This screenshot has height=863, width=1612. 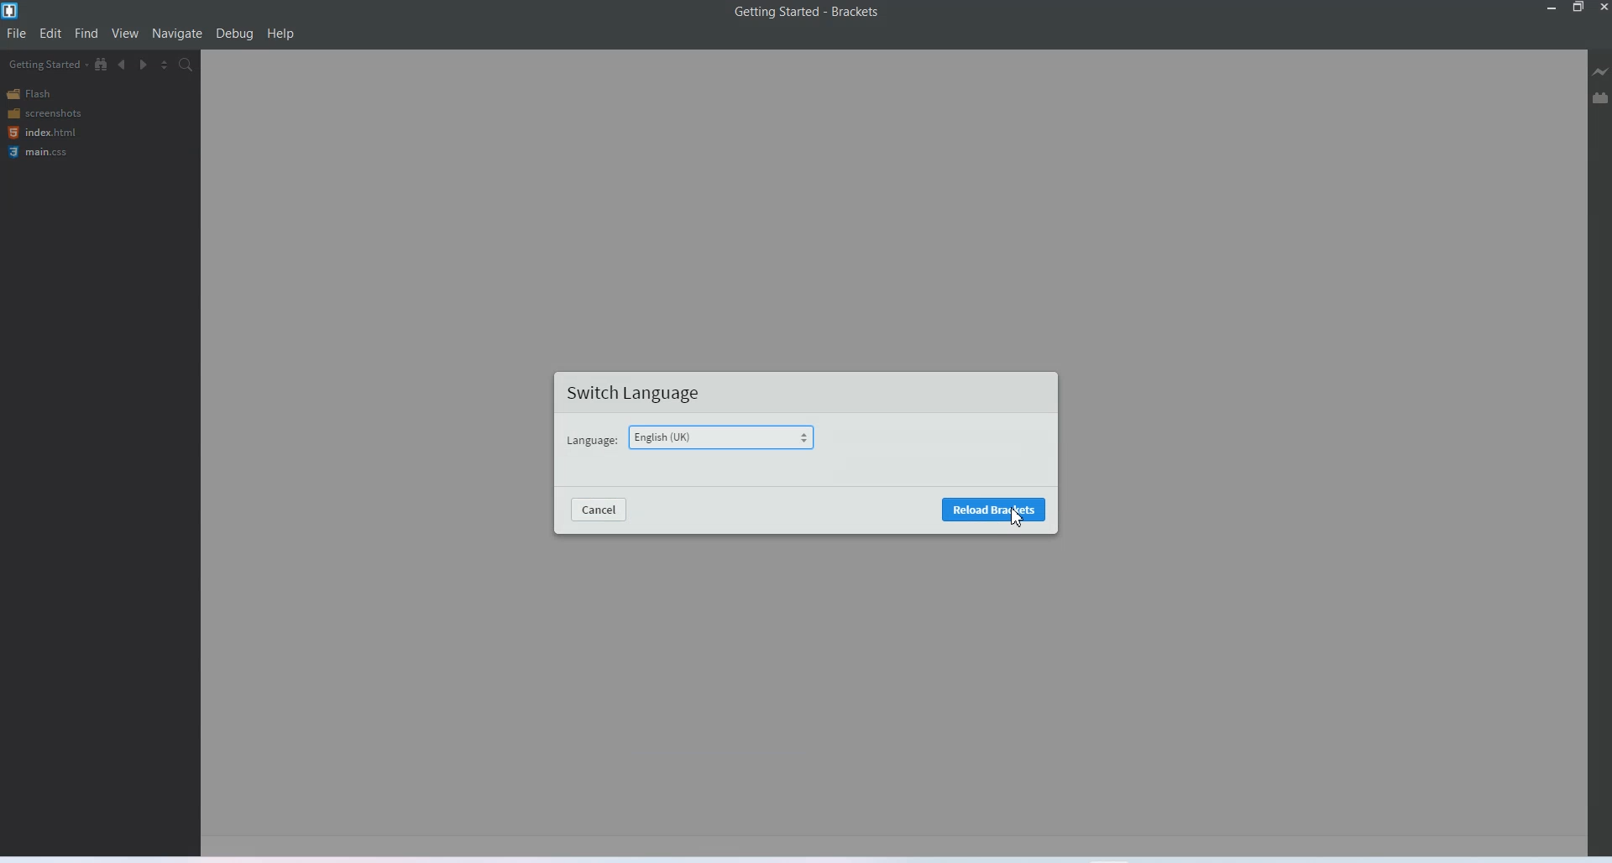 I want to click on Close, so click(x=1602, y=8).